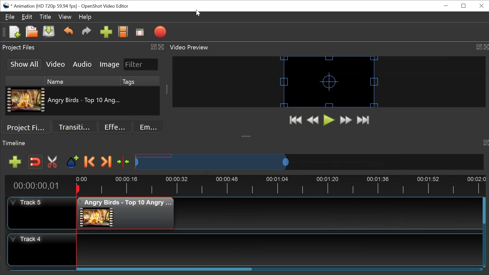 This screenshot has height=275, width=489. Describe the element at coordinates (30, 32) in the screenshot. I see `Open Project` at that location.